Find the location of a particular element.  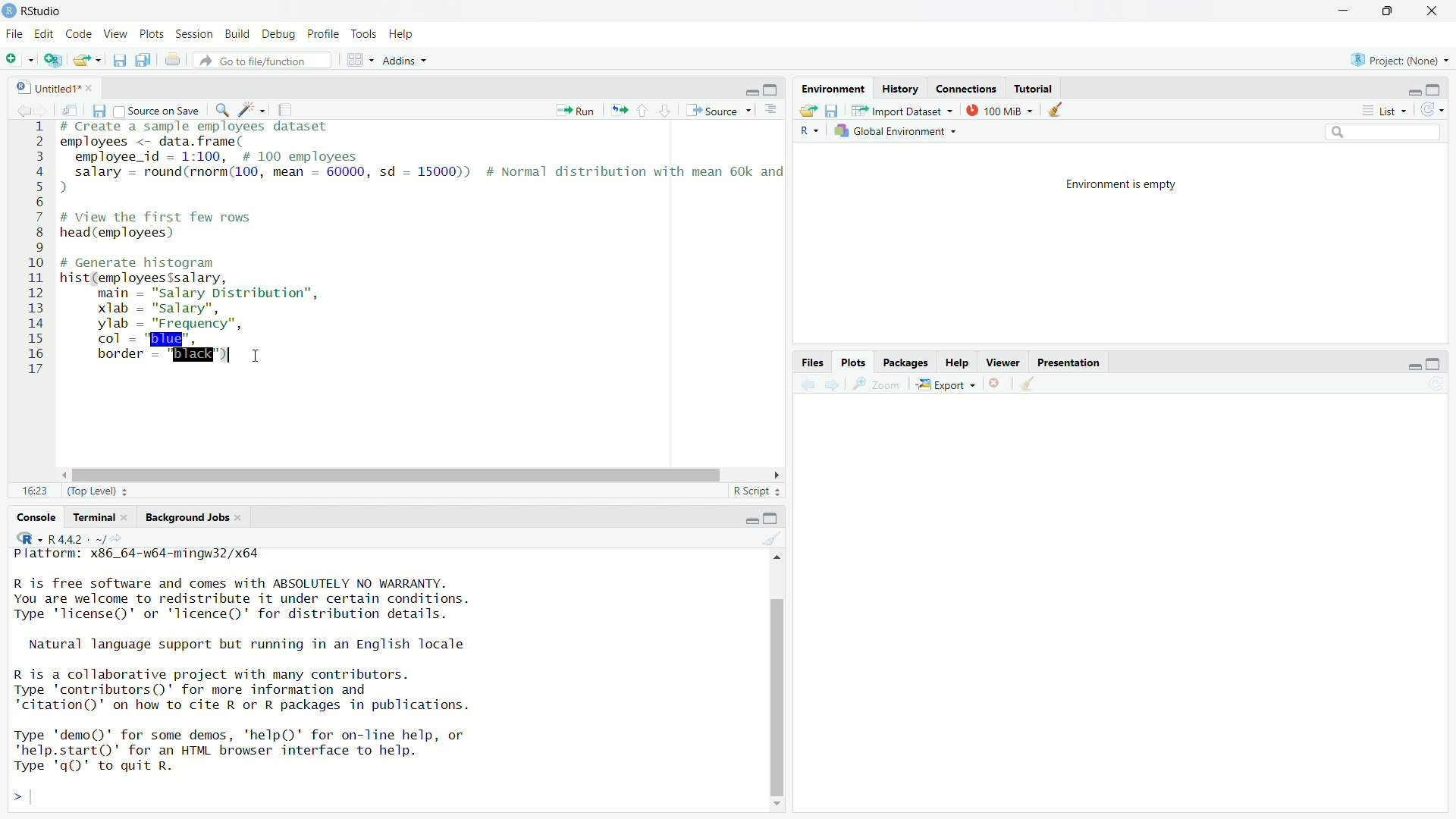

View is located at coordinates (116, 34).